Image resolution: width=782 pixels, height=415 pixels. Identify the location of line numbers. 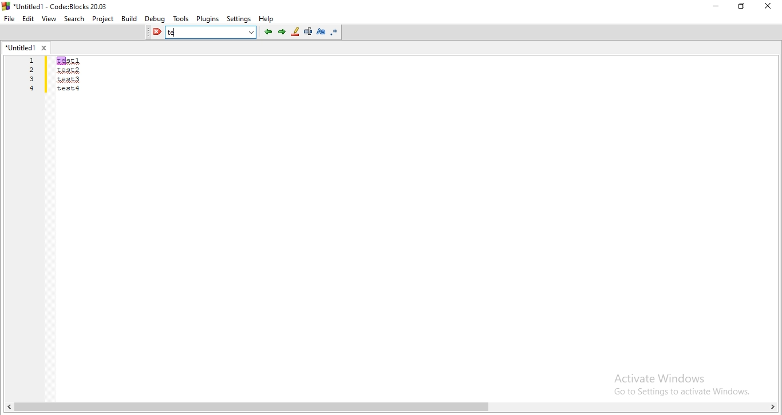
(33, 75).